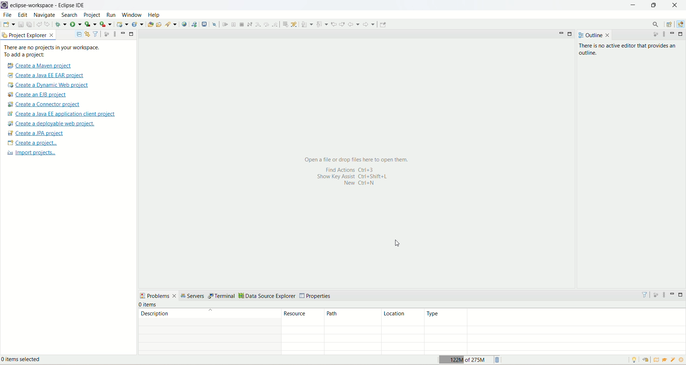  Describe the element at coordinates (334, 24) in the screenshot. I see `previous edit location` at that location.